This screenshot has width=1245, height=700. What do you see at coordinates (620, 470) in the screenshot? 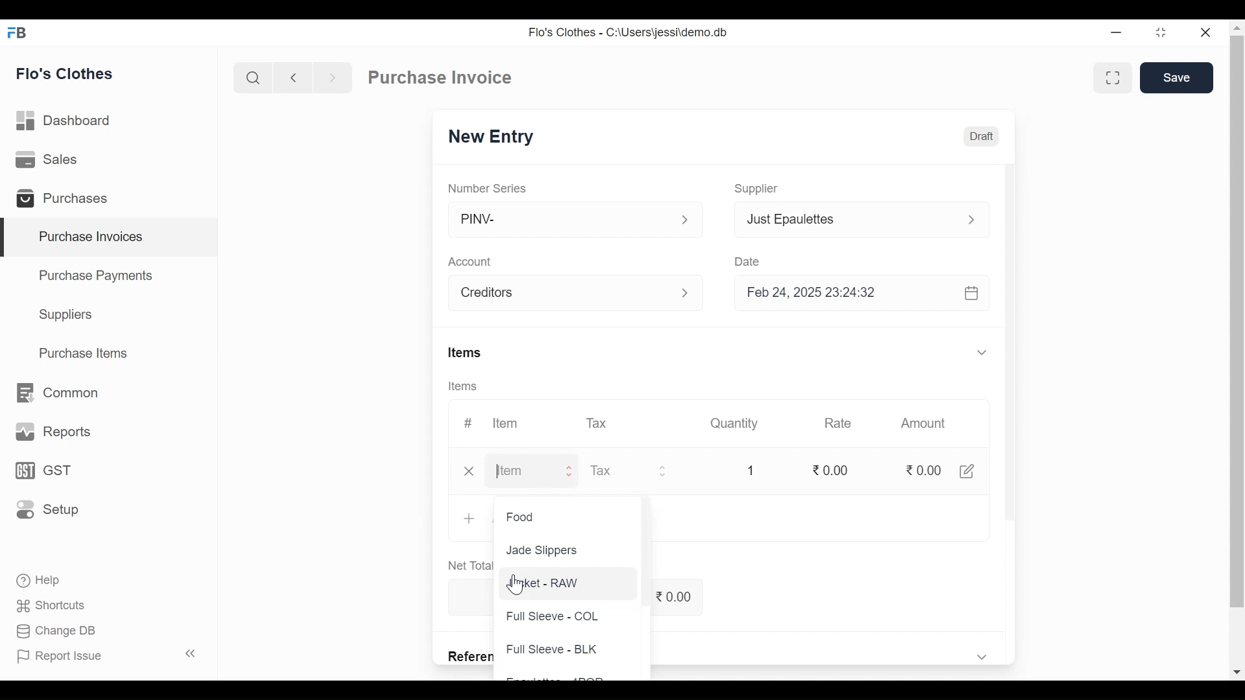
I see `Tax` at bounding box center [620, 470].